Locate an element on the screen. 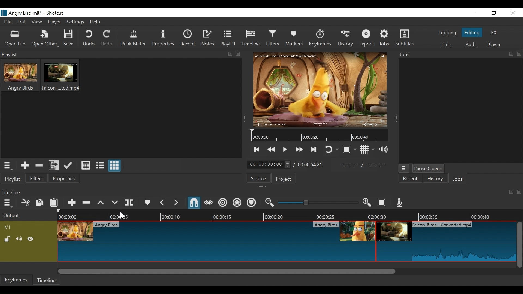 This screenshot has height=294, width=523. Show volume control is located at coordinates (384, 150).